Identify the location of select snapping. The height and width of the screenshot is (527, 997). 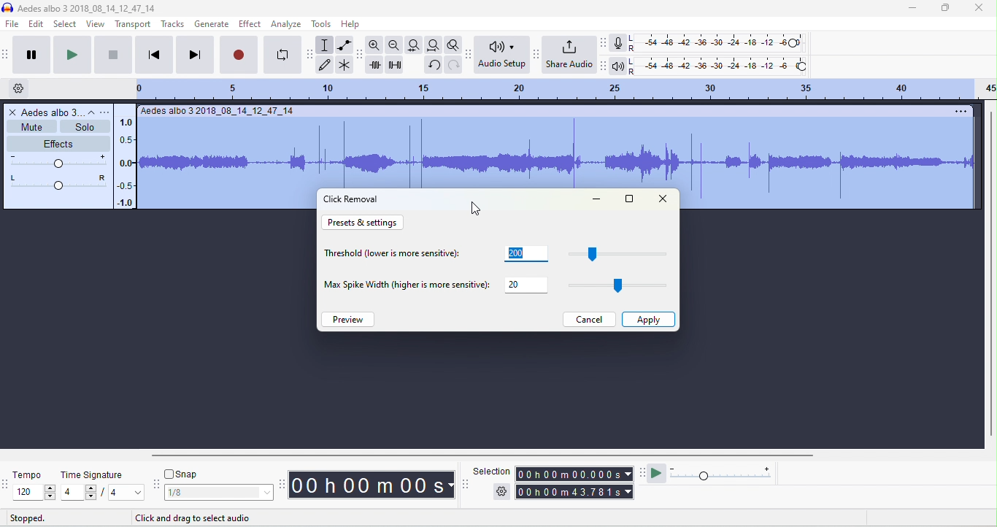
(218, 491).